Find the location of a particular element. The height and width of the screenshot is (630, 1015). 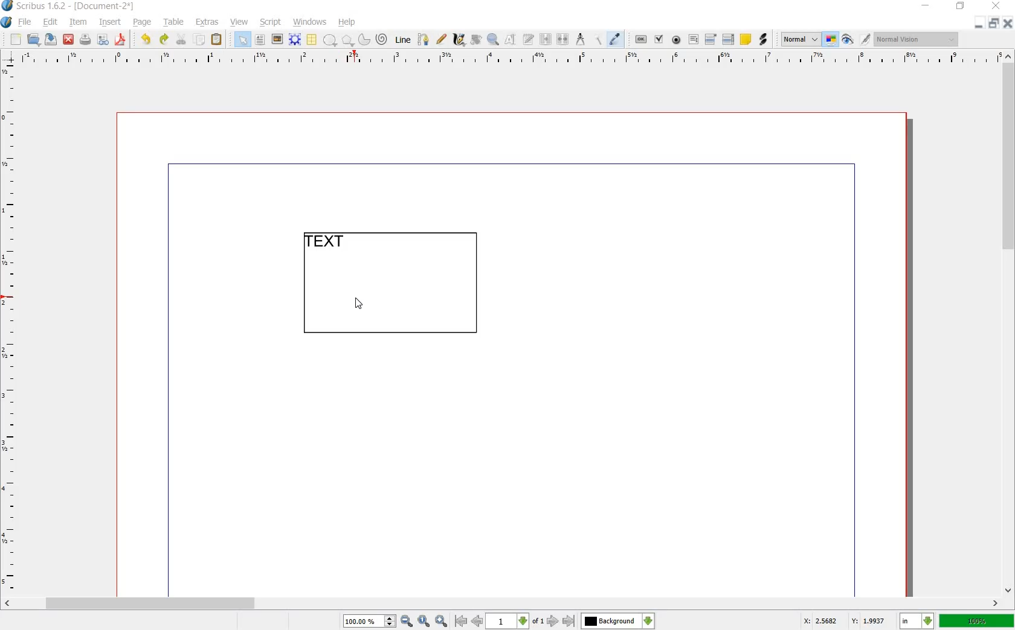

preview mode is located at coordinates (848, 39).